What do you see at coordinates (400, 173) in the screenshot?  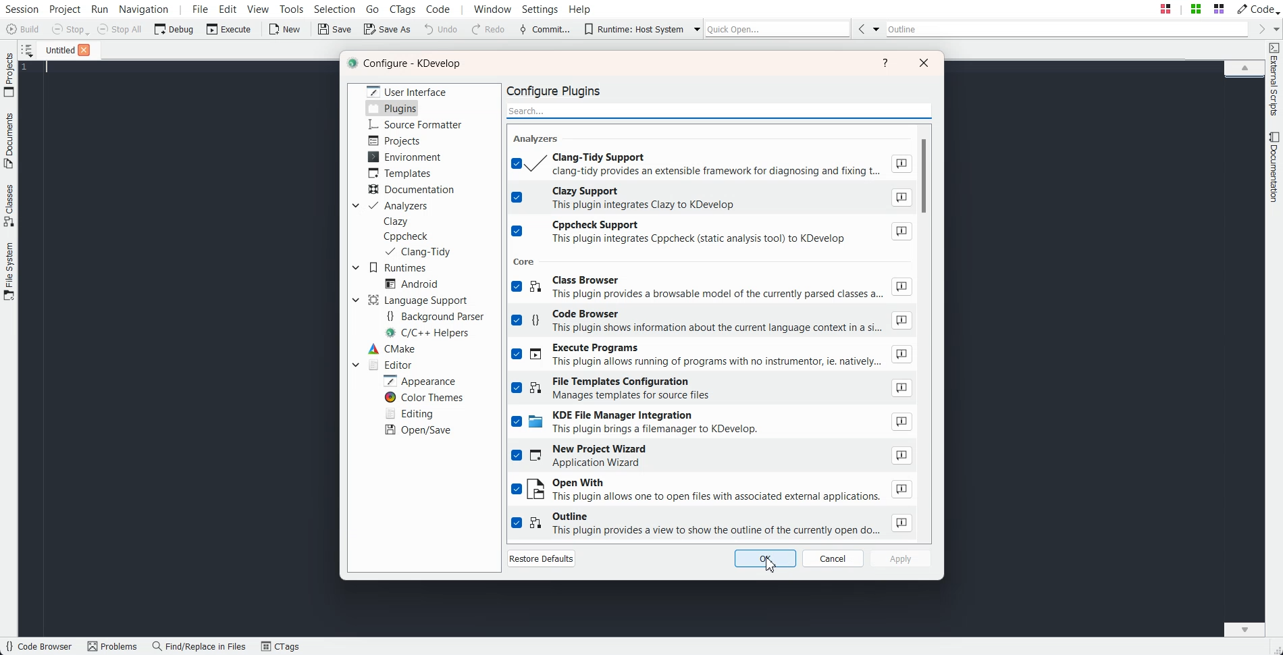 I see `Templates` at bounding box center [400, 173].